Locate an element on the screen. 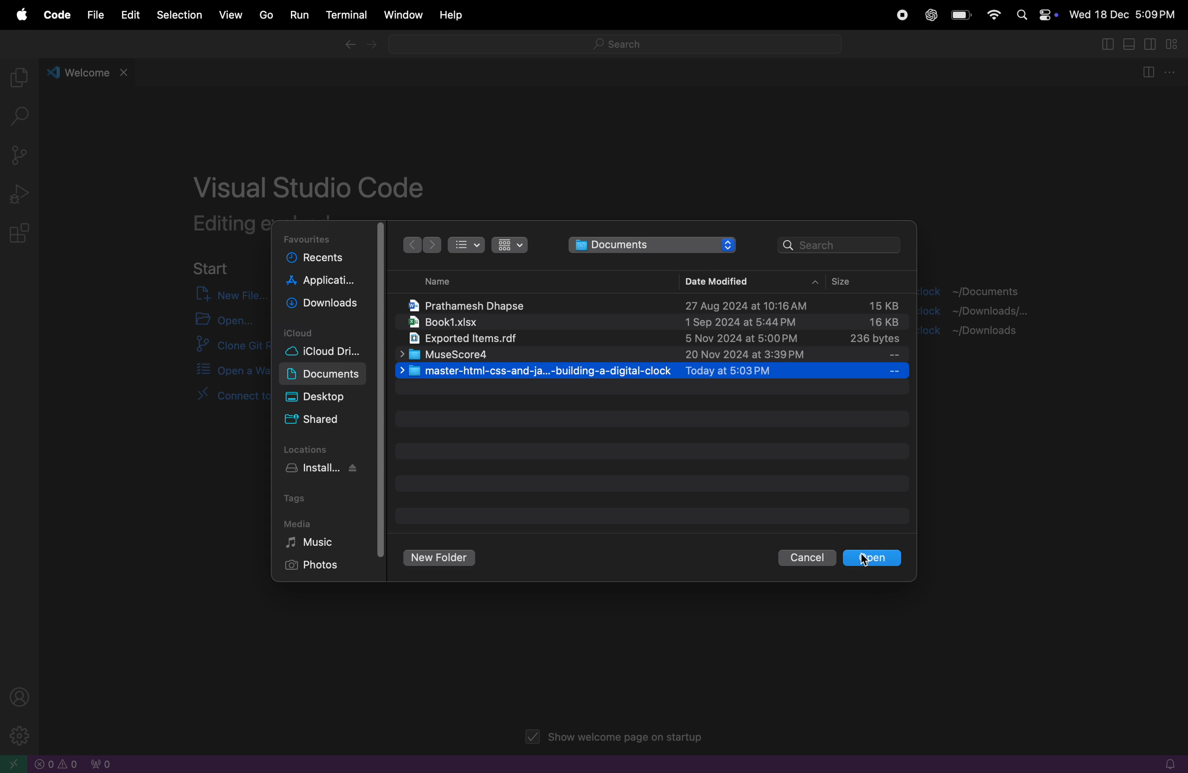 This screenshot has width=1188, height=773. Visual studio code is located at coordinates (312, 183).